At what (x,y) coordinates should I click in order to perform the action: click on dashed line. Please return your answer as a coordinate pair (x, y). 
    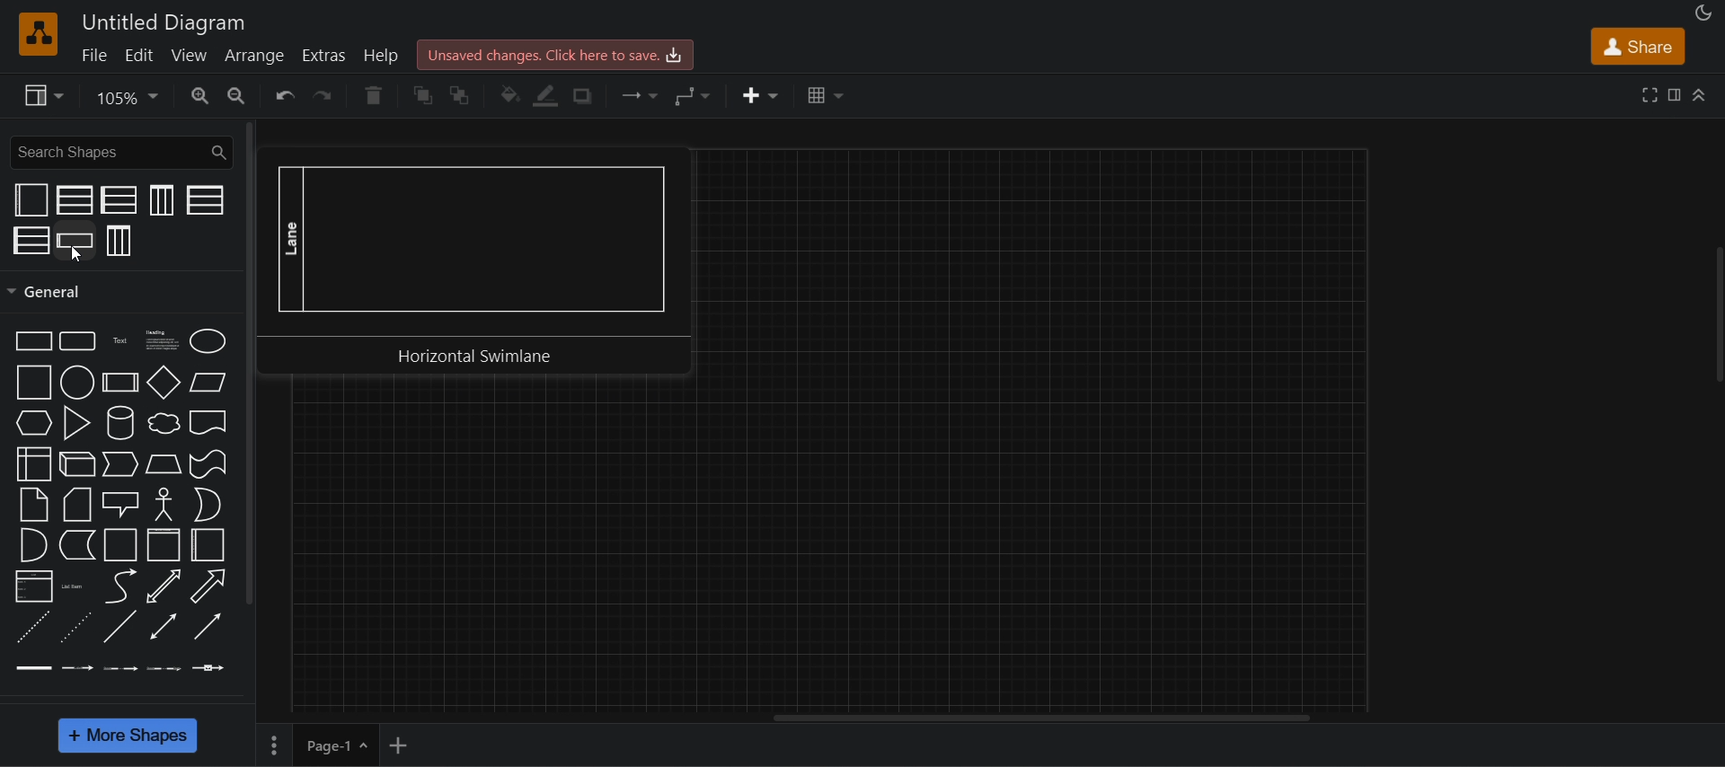
    Looking at the image, I should click on (30, 627).